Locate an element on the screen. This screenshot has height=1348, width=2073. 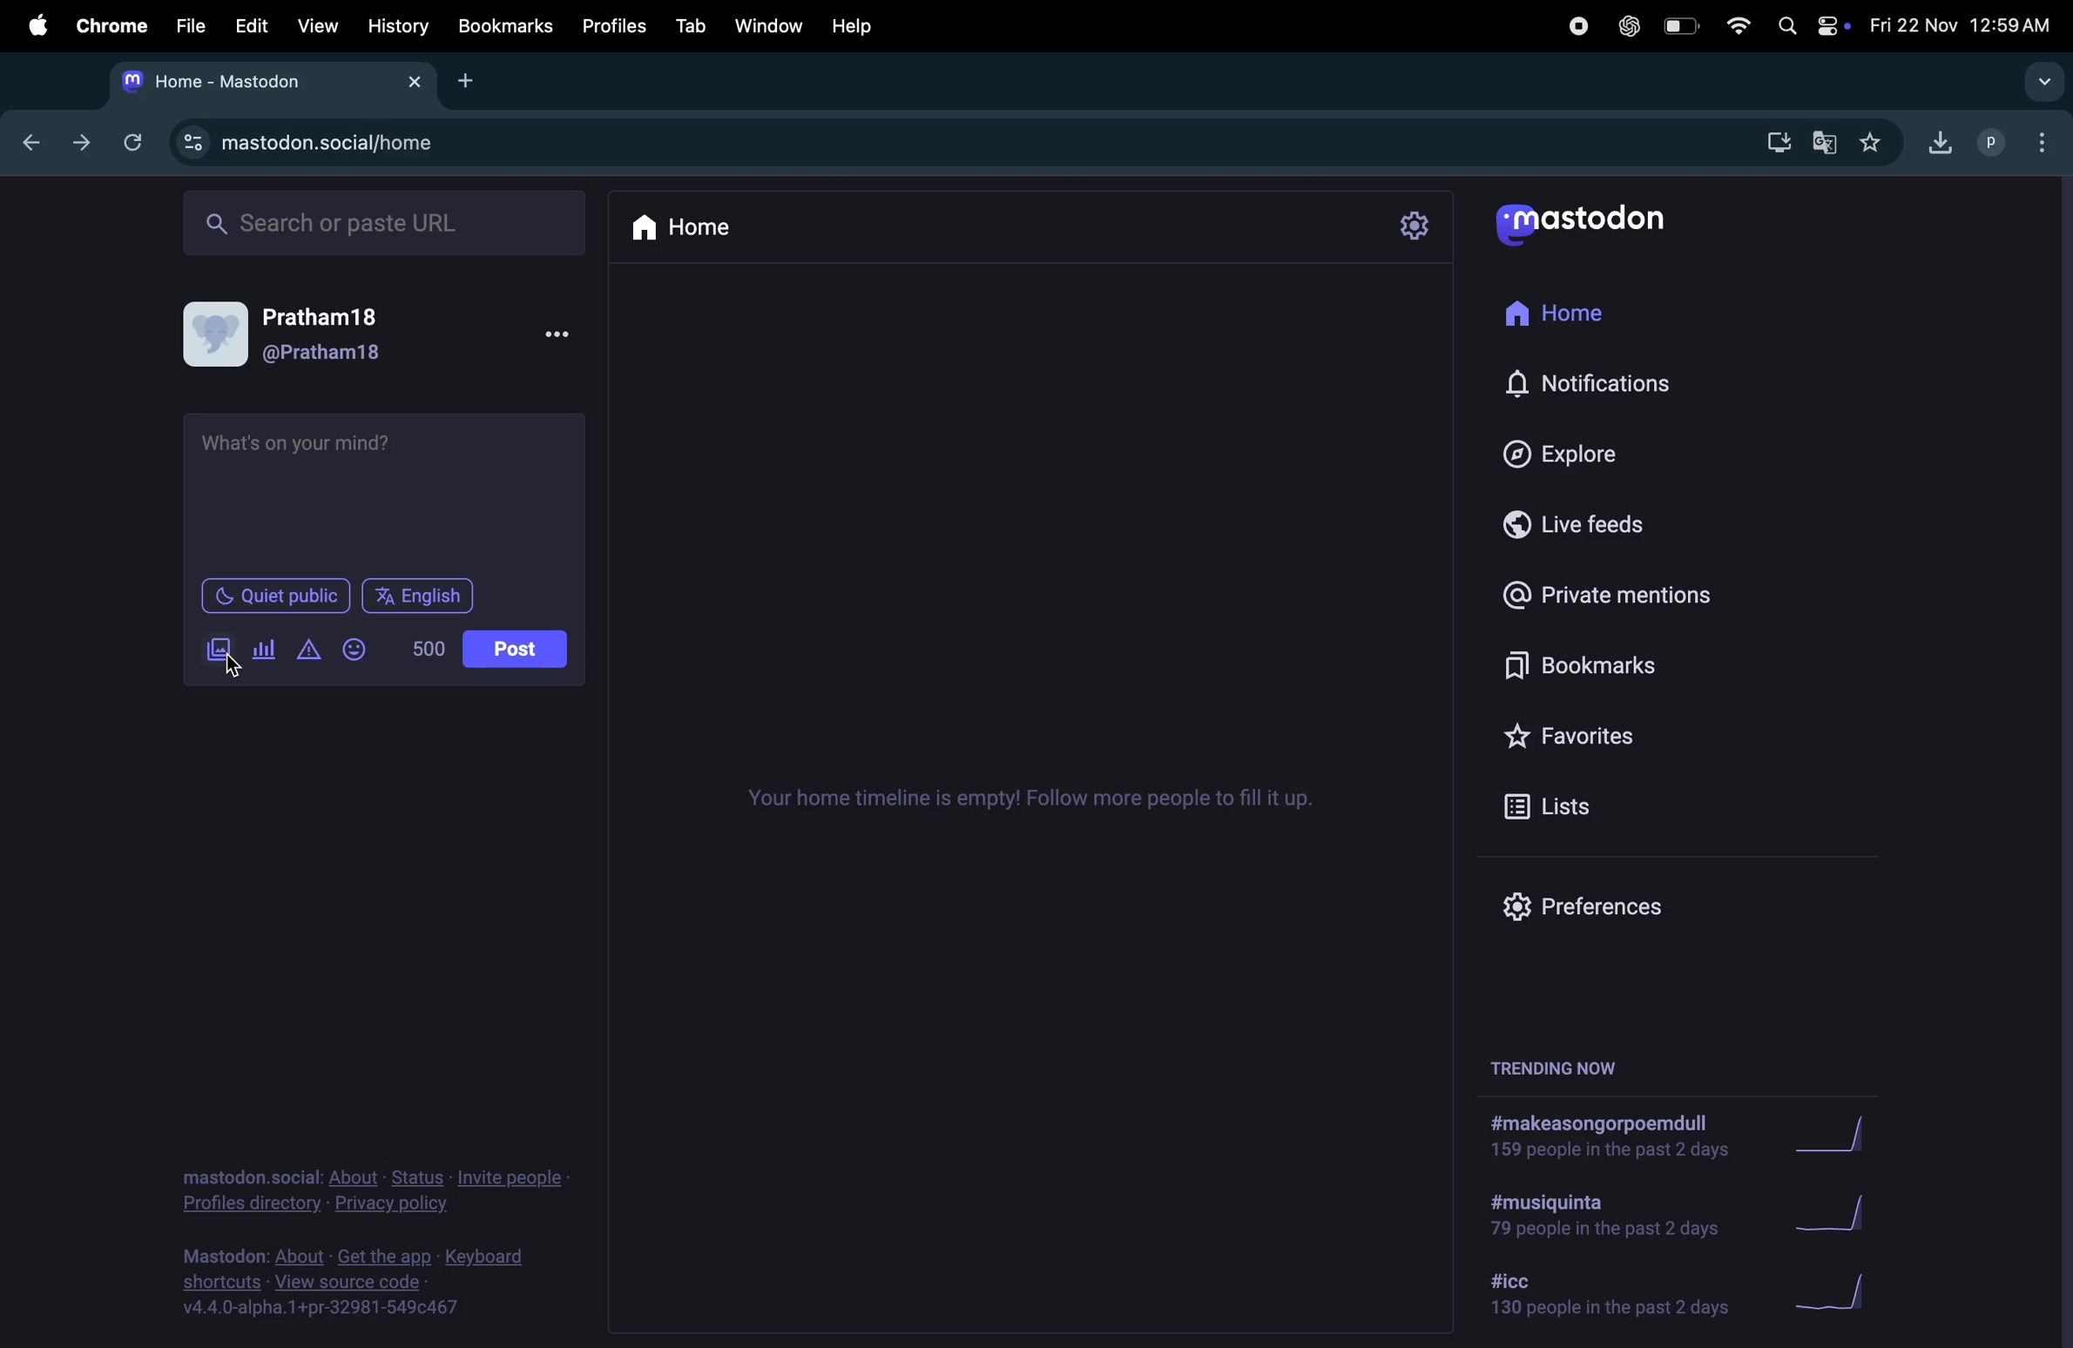
shortcuts is located at coordinates (222, 1282).